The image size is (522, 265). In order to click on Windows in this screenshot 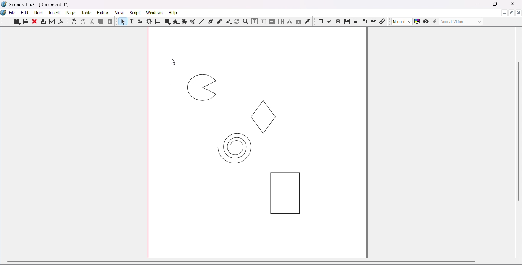, I will do `click(154, 13)`.